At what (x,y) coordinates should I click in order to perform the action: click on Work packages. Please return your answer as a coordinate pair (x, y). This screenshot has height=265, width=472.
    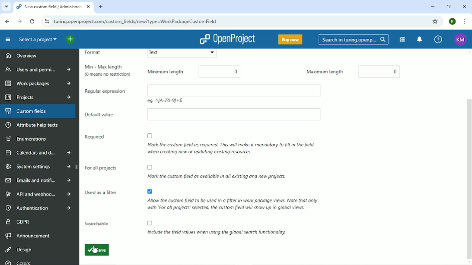
    Looking at the image, I should click on (37, 84).